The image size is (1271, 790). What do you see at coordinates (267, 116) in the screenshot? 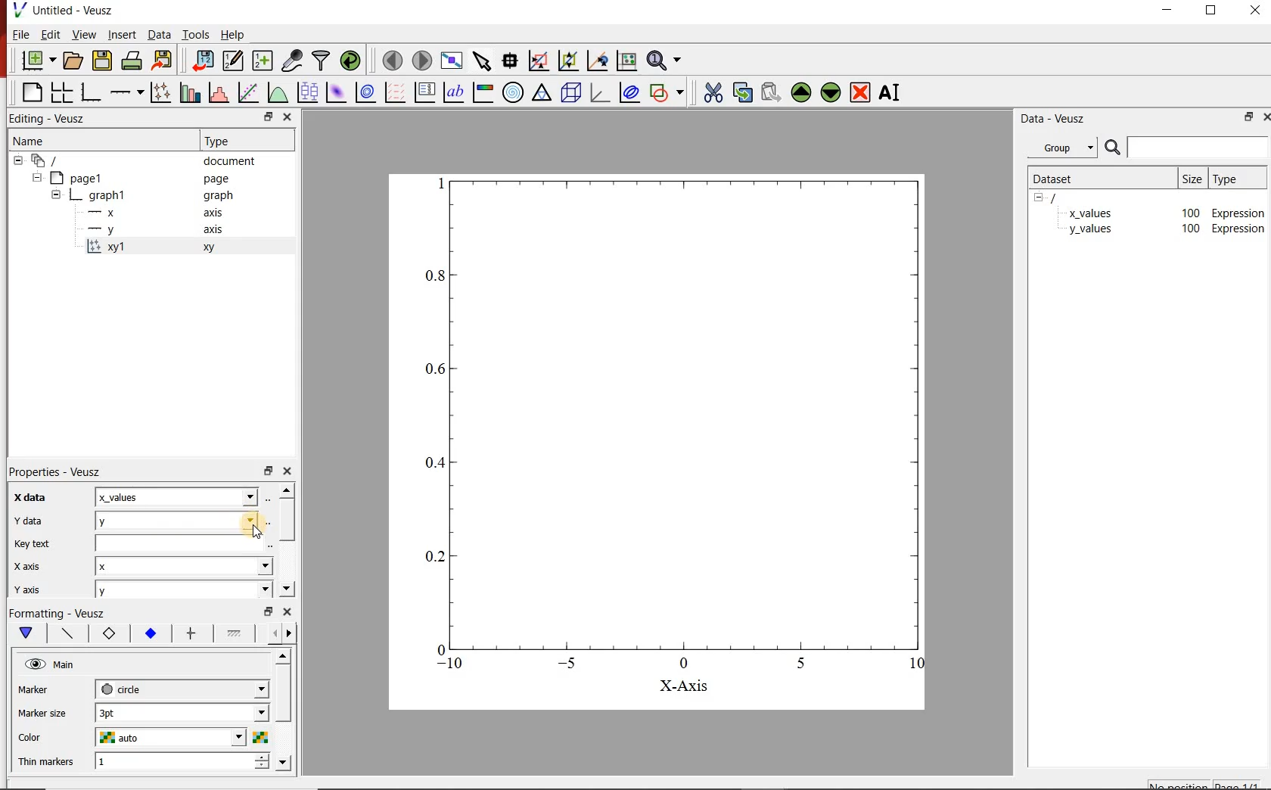
I see `restore down` at bounding box center [267, 116].